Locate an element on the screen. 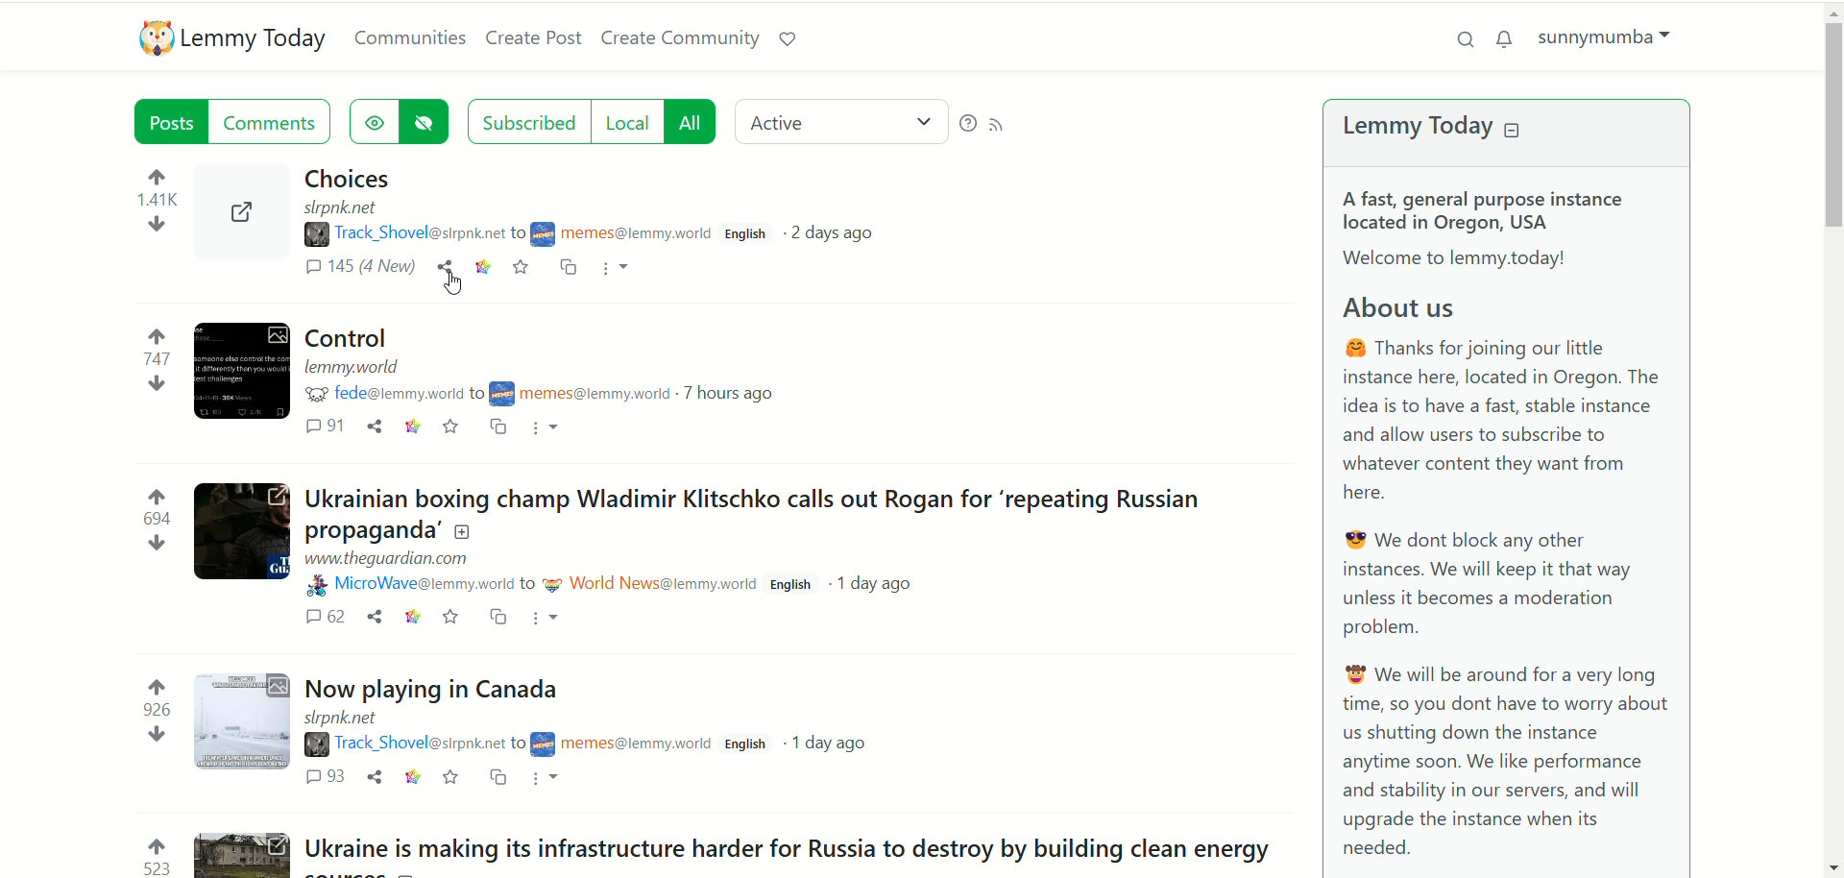  cross post is located at coordinates (495, 778).